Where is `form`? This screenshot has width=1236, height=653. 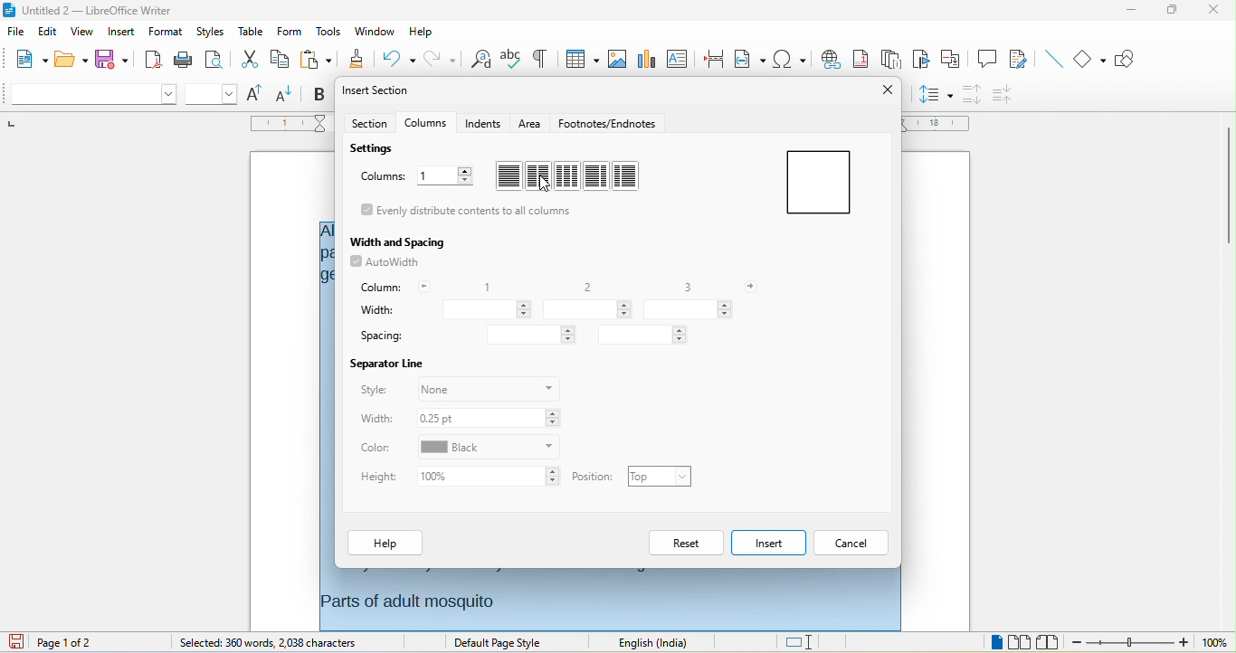
form is located at coordinates (288, 30).